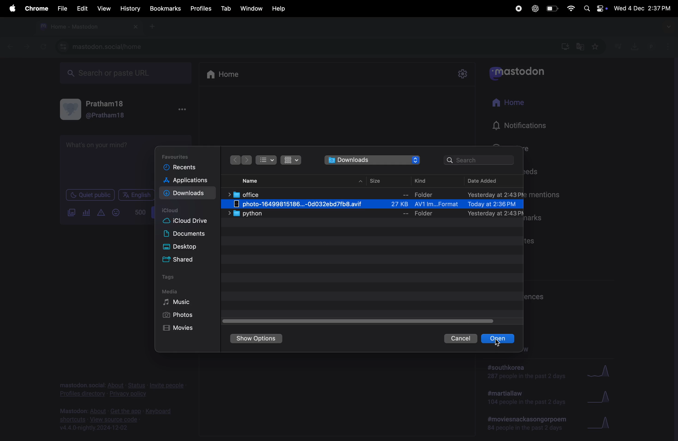  I want to click on notifications, so click(523, 126).